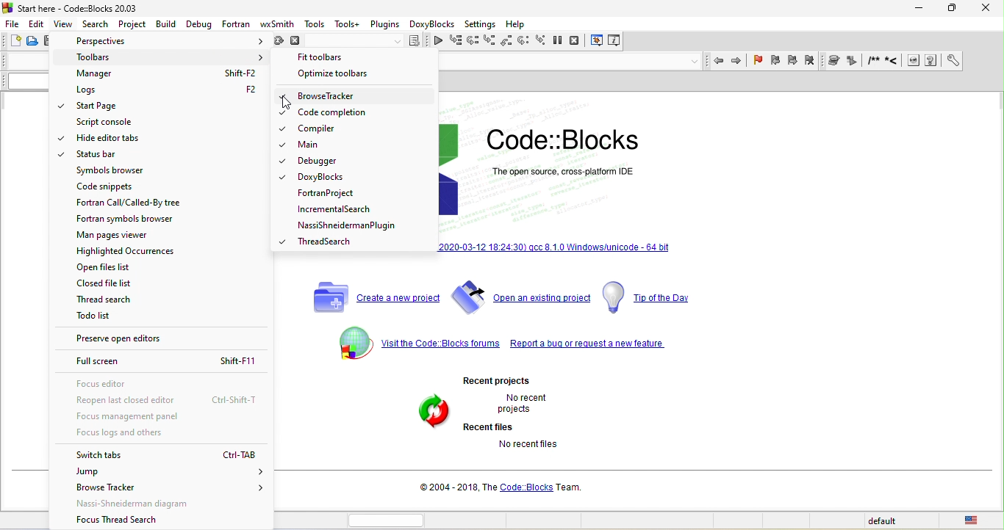  Describe the element at coordinates (476, 40) in the screenshot. I see `next line` at that location.